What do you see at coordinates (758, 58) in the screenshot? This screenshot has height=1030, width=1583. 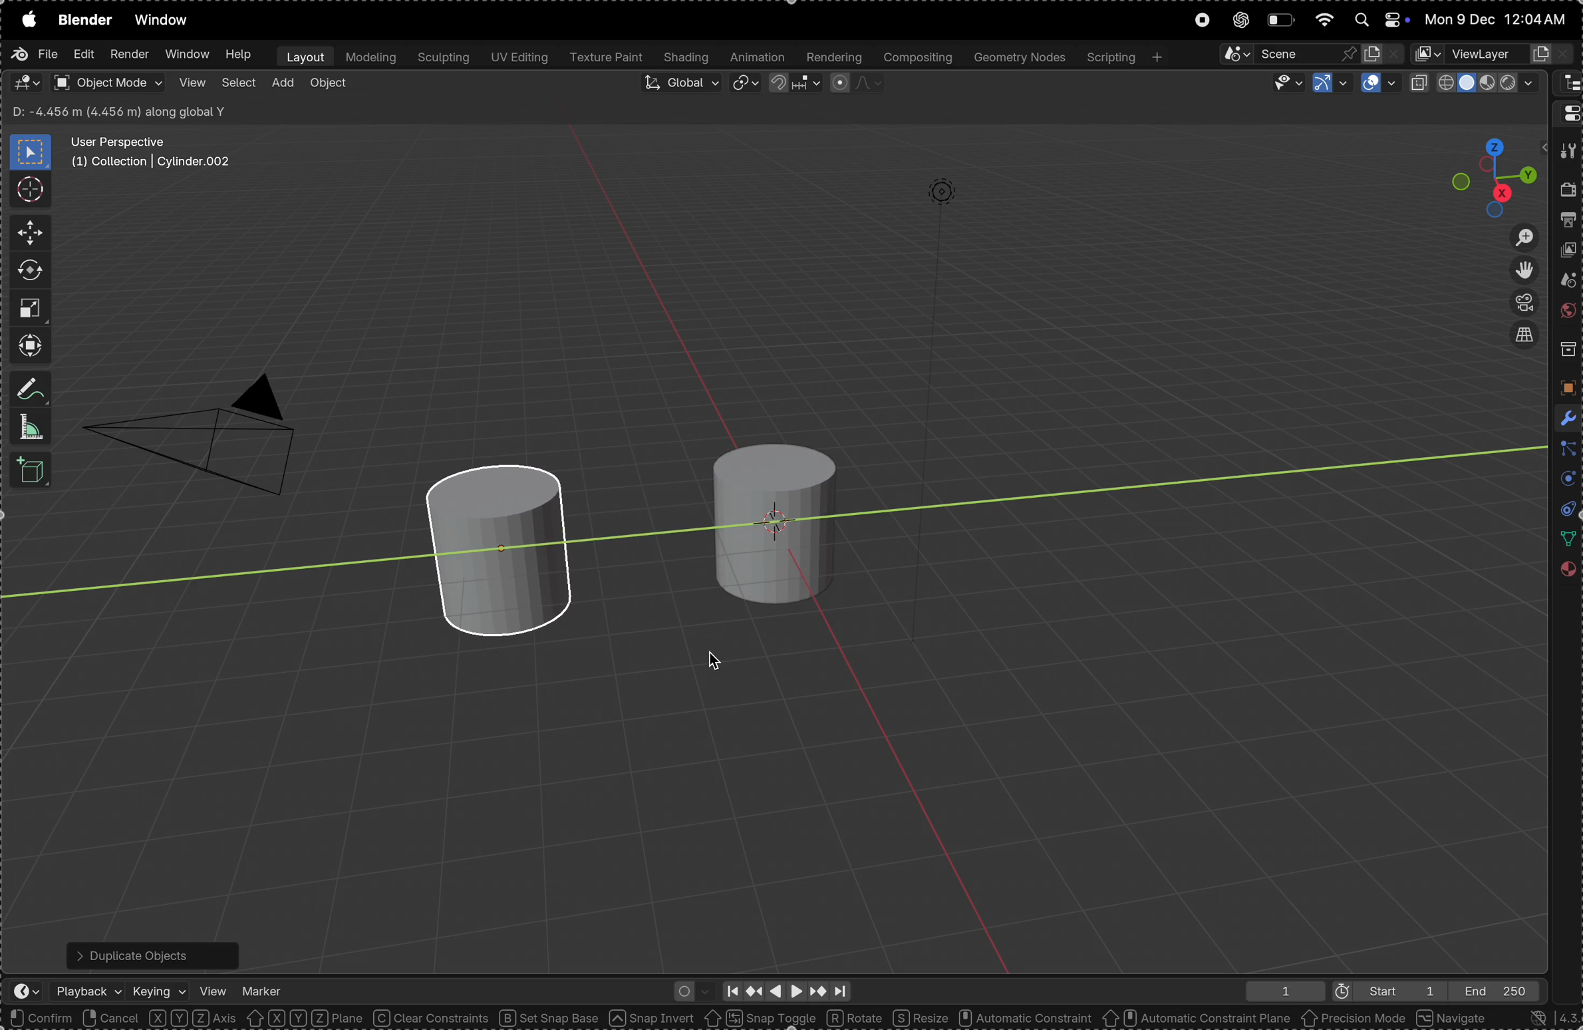 I see `Animation` at bounding box center [758, 58].